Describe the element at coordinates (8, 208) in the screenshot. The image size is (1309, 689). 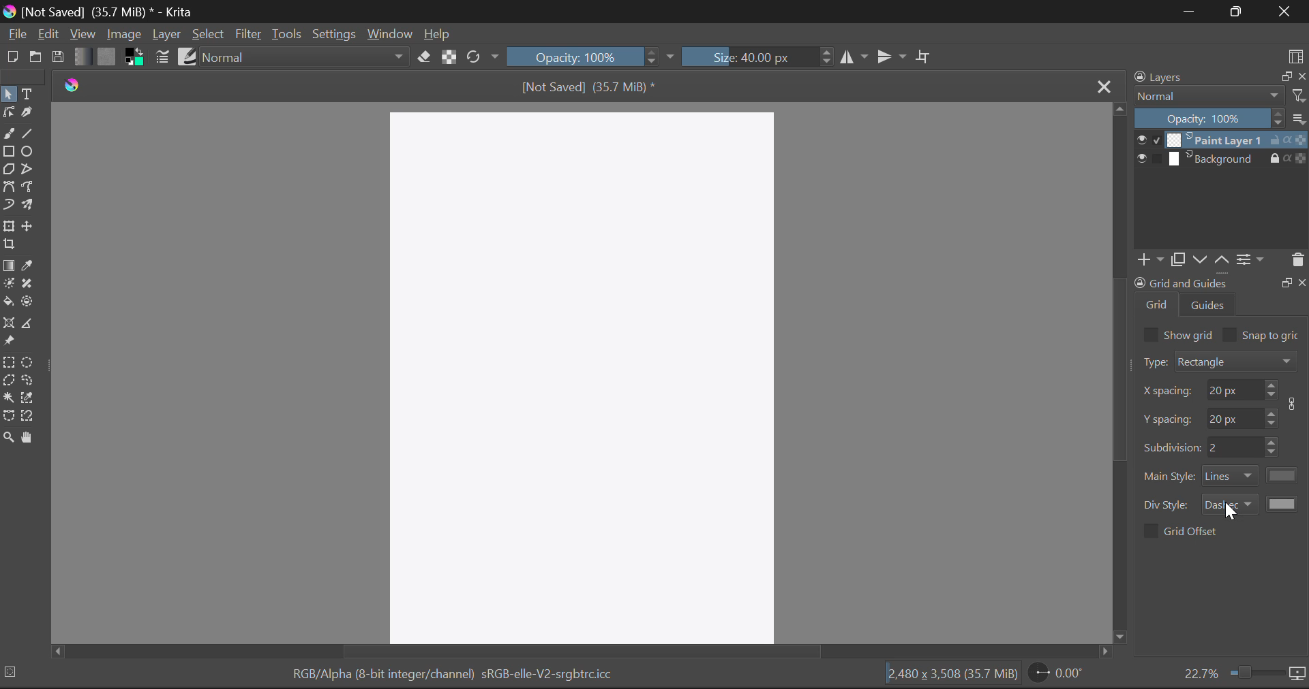
I see `Dynamic Brush Tool` at that location.